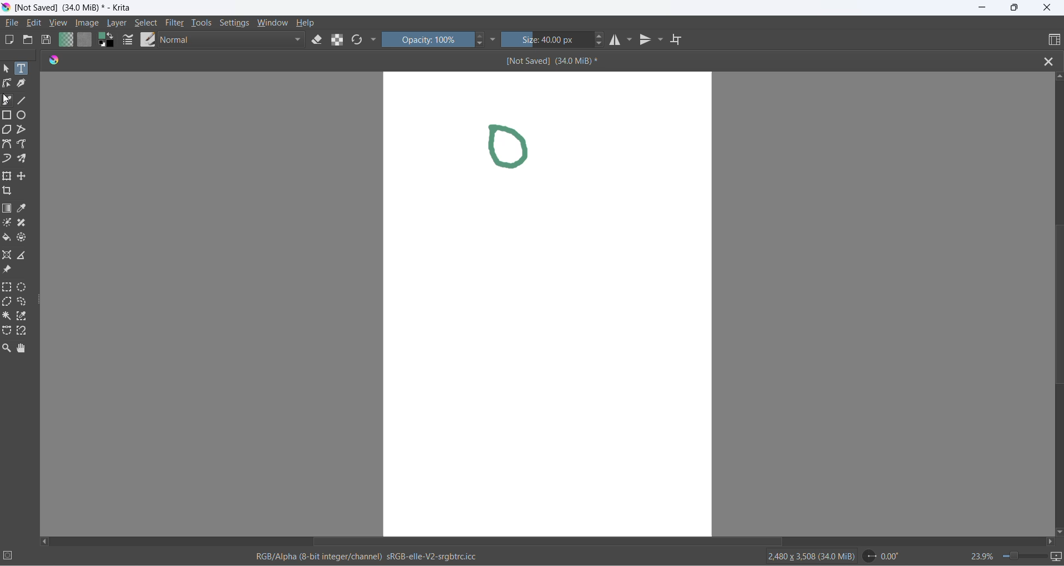 This screenshot has width=1064, height=566. What do you see at coordinates (512, 142) in the screenshot?
I see `drawing` at bounding box center [512, 142].